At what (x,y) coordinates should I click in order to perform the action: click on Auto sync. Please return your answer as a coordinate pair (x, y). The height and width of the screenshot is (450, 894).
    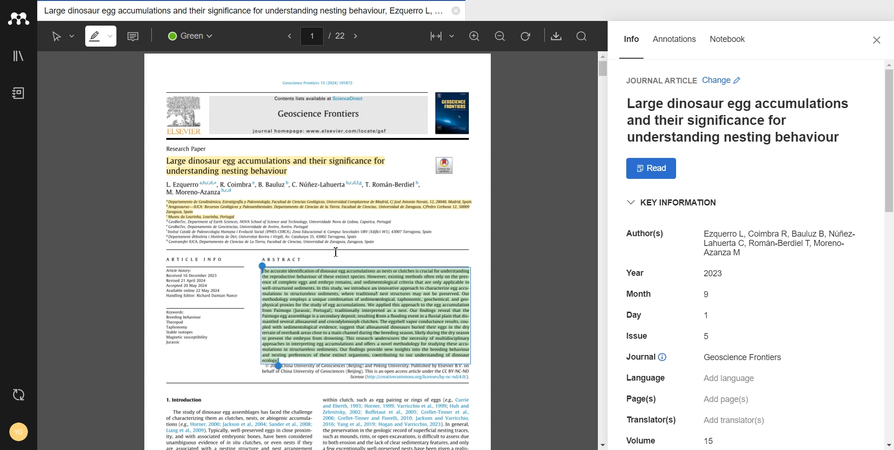
    Looking at the image, I should click on (18, 395).